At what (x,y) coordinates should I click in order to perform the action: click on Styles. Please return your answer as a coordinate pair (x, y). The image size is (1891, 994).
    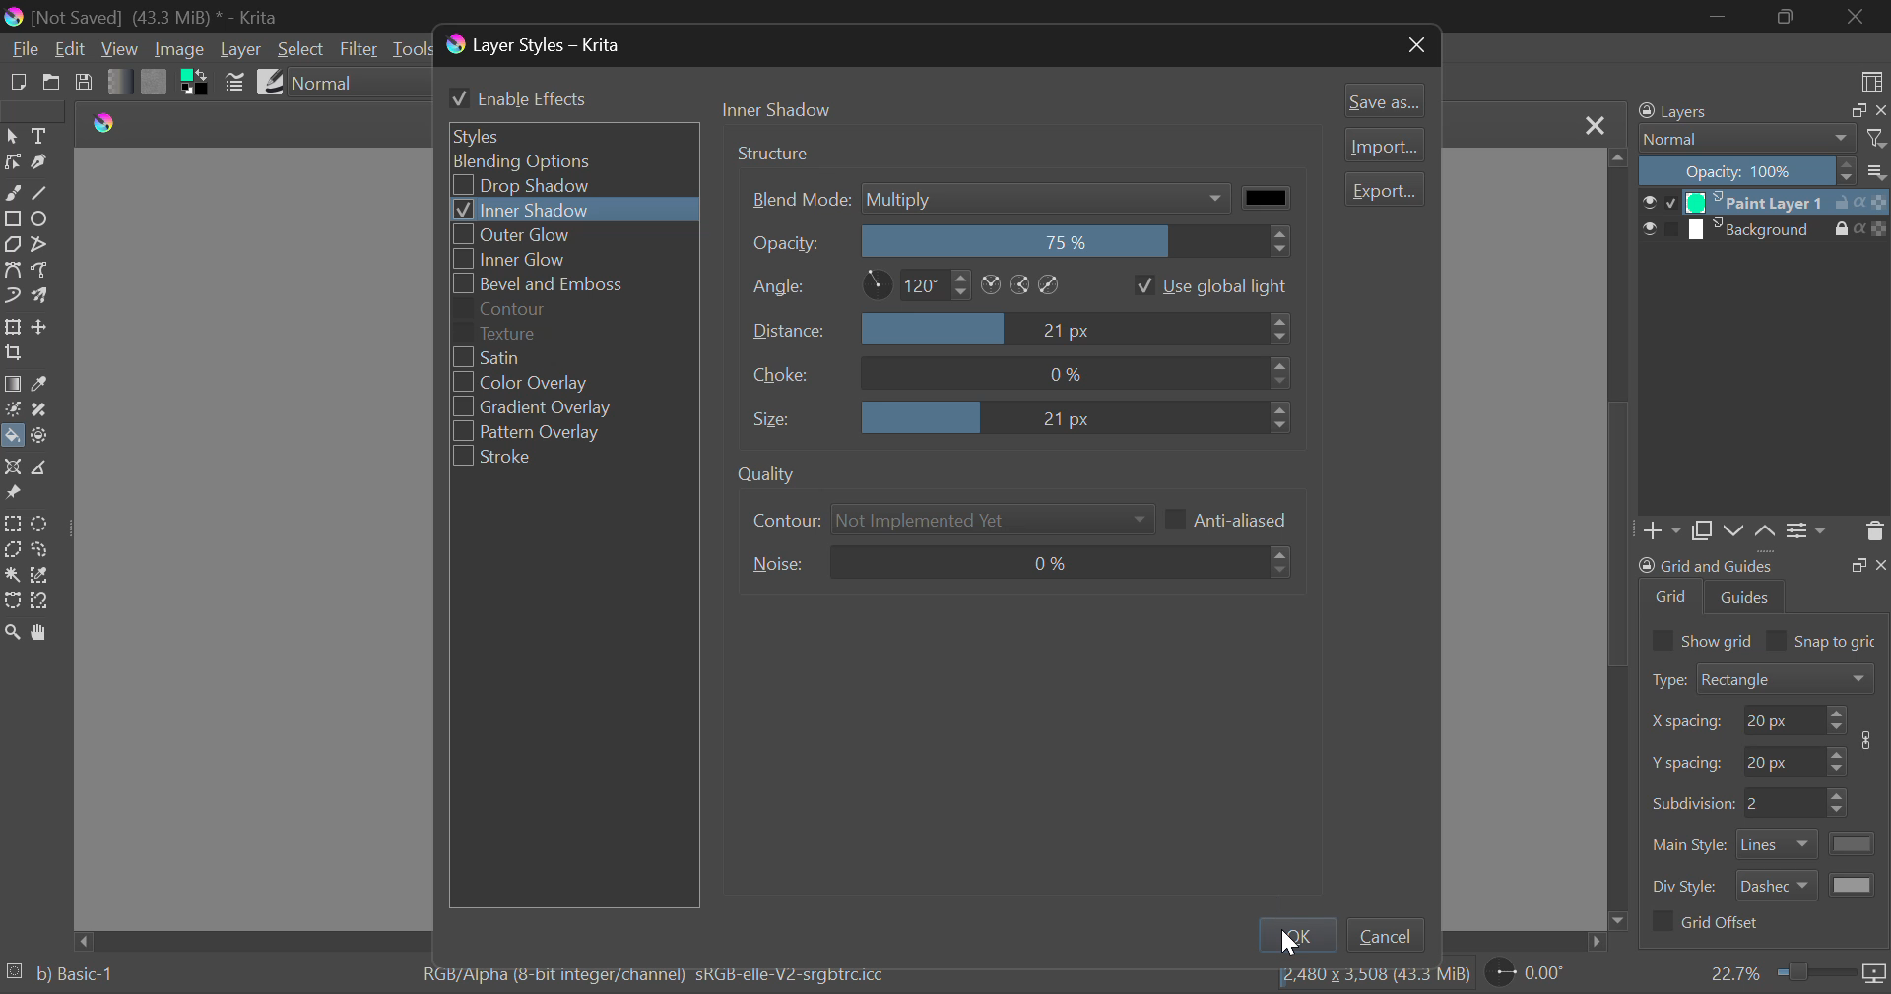
    Looking at the image, I should click on (571, 134).